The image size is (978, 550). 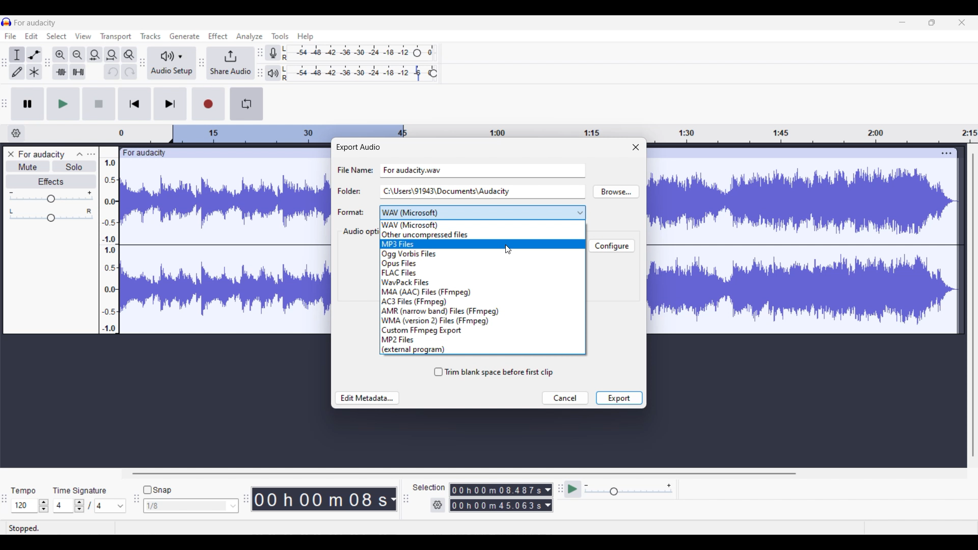 What do you see at coordinates (611, 245) in the screenshot?
I see `Configure` at bounding box center [611, 245].